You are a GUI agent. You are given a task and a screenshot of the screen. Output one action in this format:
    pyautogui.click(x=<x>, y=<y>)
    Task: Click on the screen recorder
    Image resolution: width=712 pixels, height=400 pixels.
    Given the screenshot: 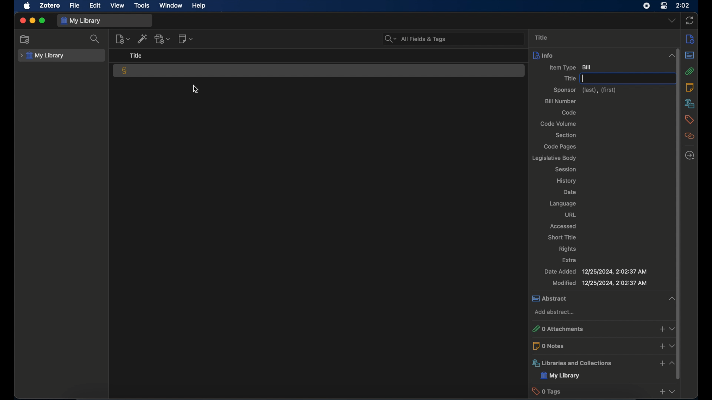 What is the action you would take?
    pyautogui.click(x=646, y=6)
    